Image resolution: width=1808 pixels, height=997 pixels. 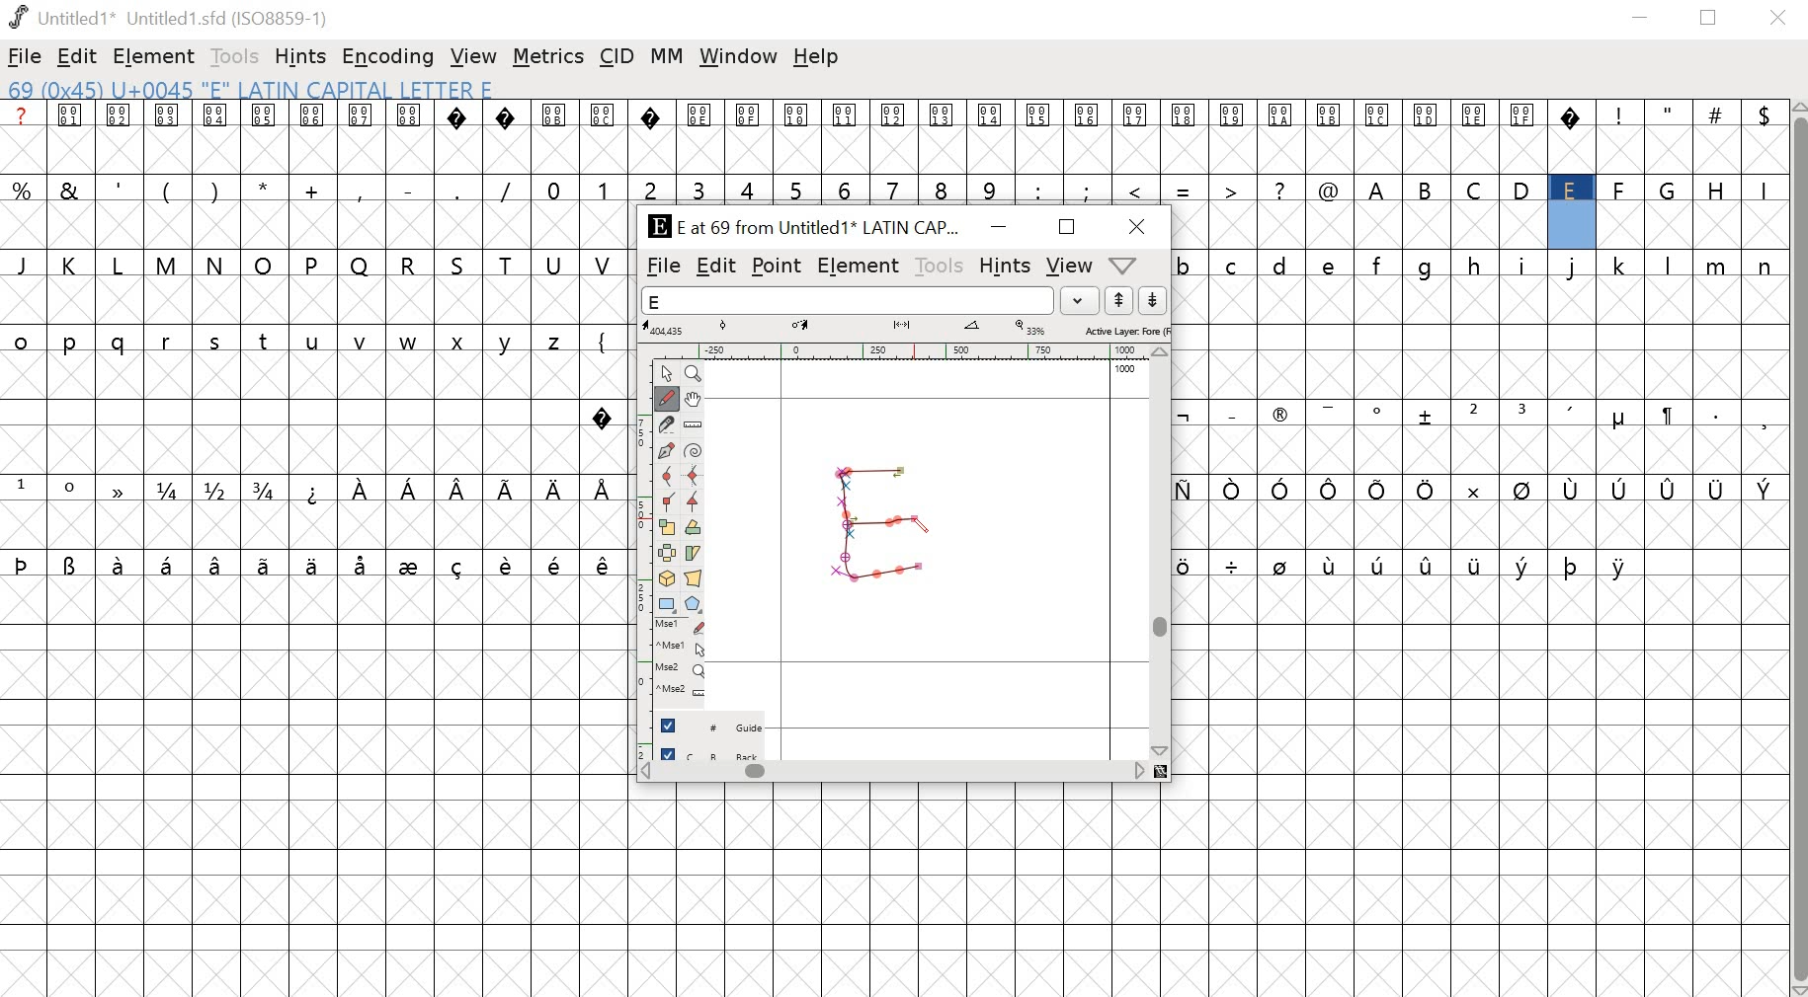 What do you see at coordinates (1081, 300) in the screenshot?
I see `dropdown` at bounding box center [1081, 300].